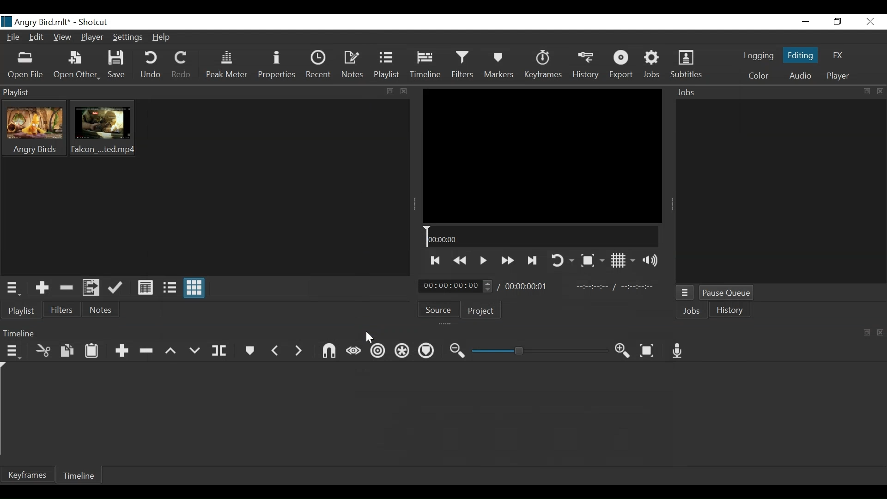 The height and width of the screenshot is (499, 887). What do you see at coordinates (151, 66) in the screenshot?
I see `Undo` at bounding box center [151, 66].